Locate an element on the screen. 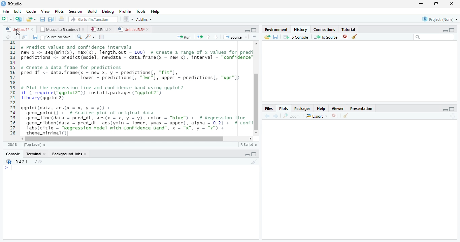 The width and height of the screenshot is (460, 242). Maximize is located at coordinates (254, 154).